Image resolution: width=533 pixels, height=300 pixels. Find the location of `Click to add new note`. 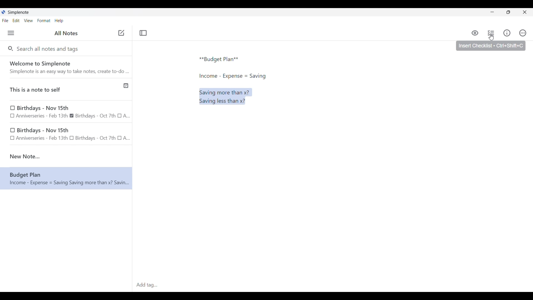

Click to add new note is located at coordinates (121, 33).